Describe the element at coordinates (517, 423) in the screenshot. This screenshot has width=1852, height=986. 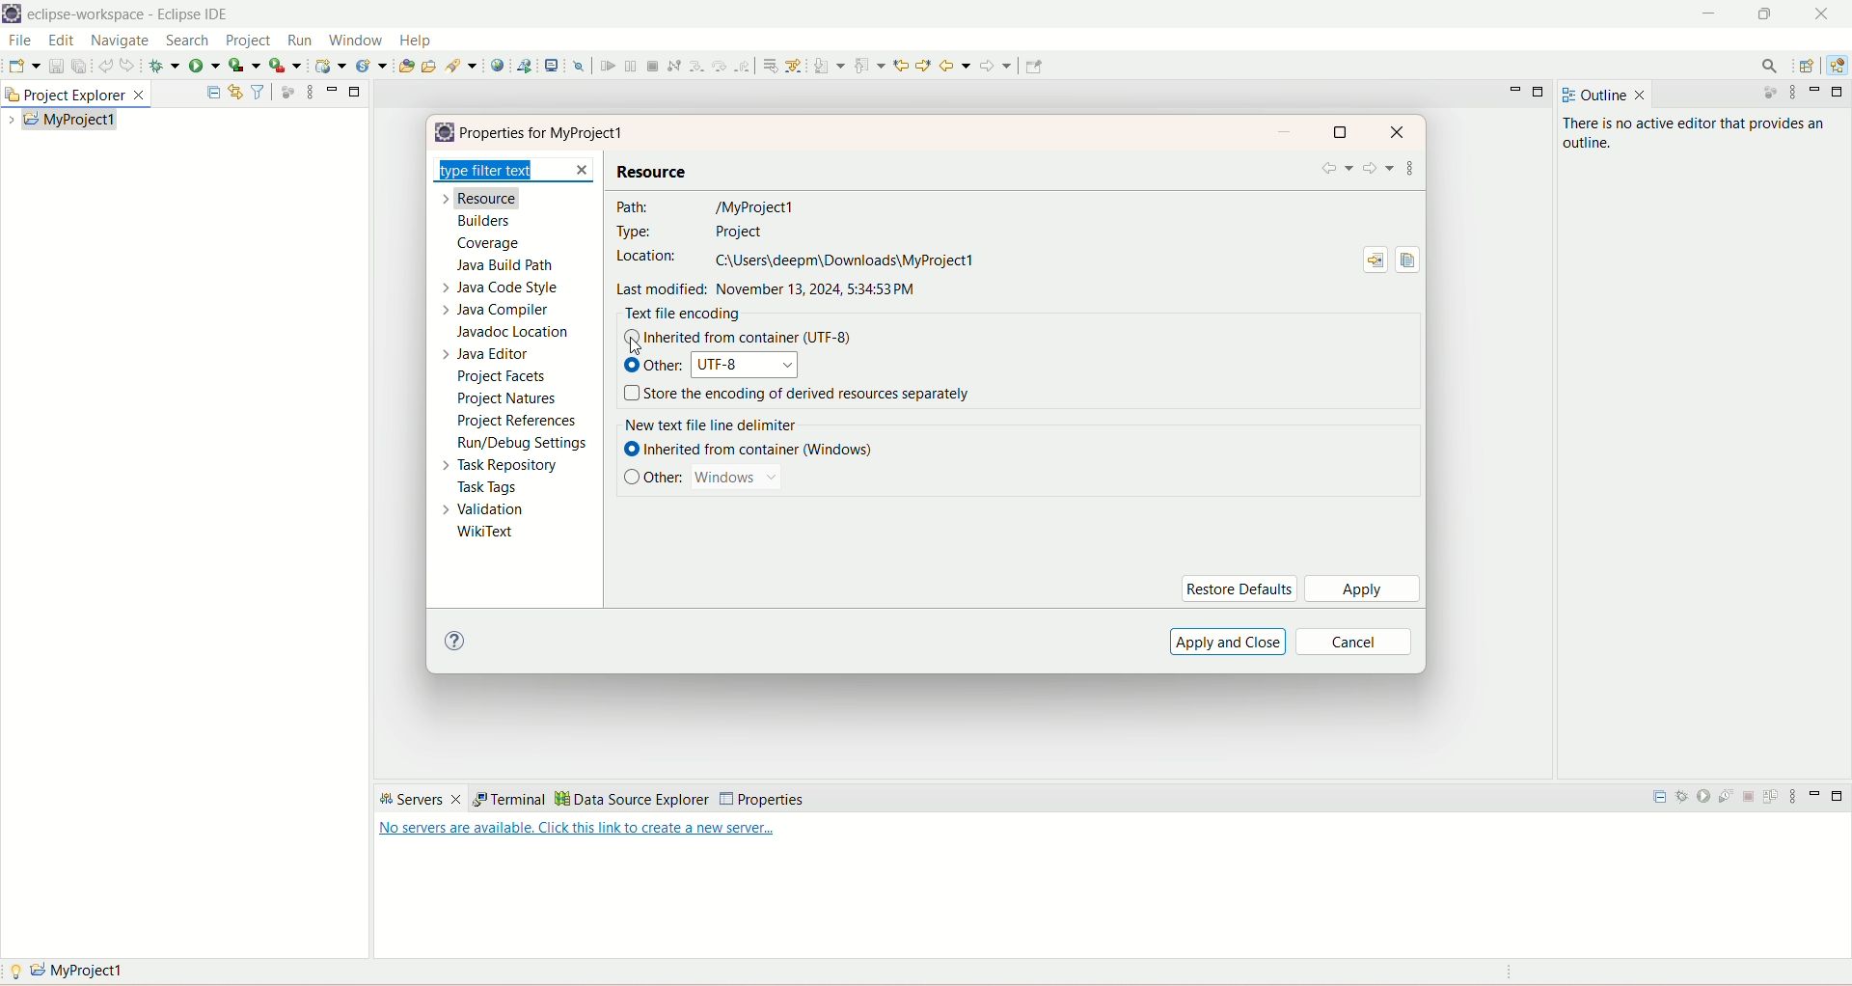
I see `project references` at that location.